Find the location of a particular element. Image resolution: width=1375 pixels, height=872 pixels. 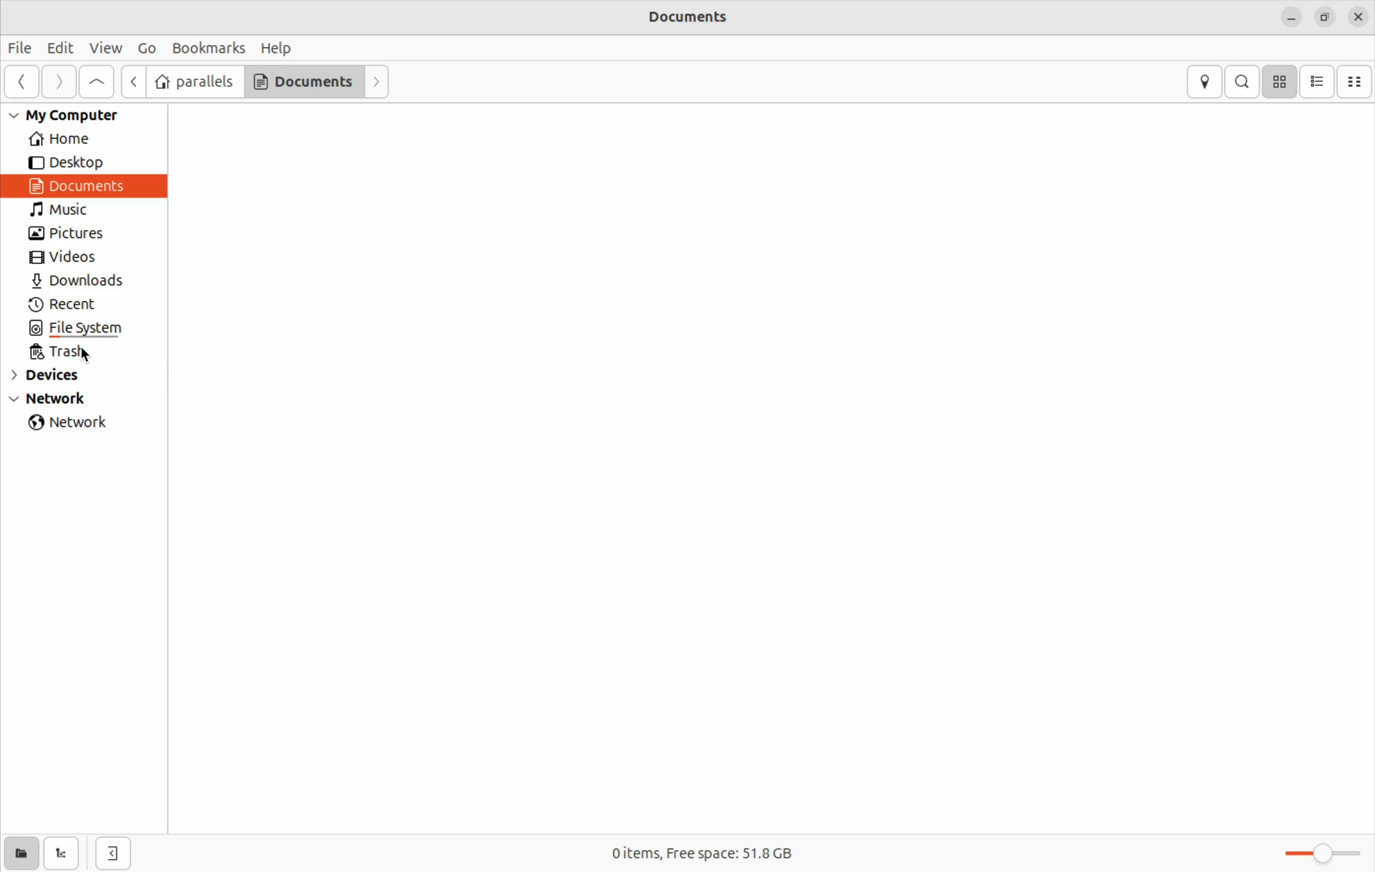

minimize is located at coordinates (1291, 18).